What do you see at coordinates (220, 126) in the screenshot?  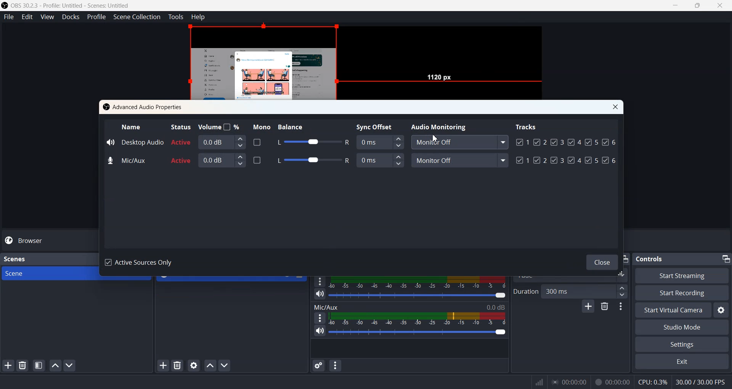 I see `Volume` at bounding box center [220, 126].